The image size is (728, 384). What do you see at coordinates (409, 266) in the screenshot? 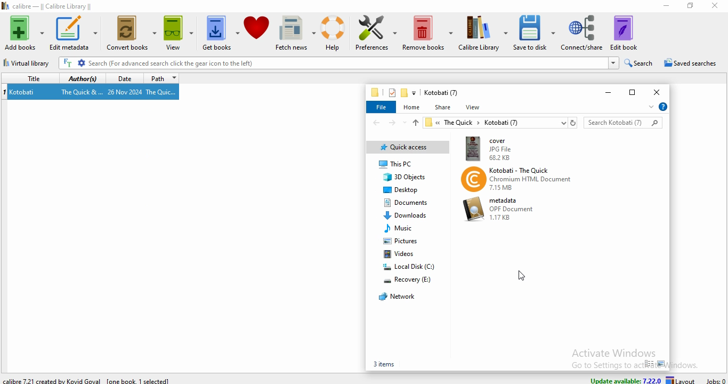
I see `local disk (C:)` at bounding box center [409, 266].